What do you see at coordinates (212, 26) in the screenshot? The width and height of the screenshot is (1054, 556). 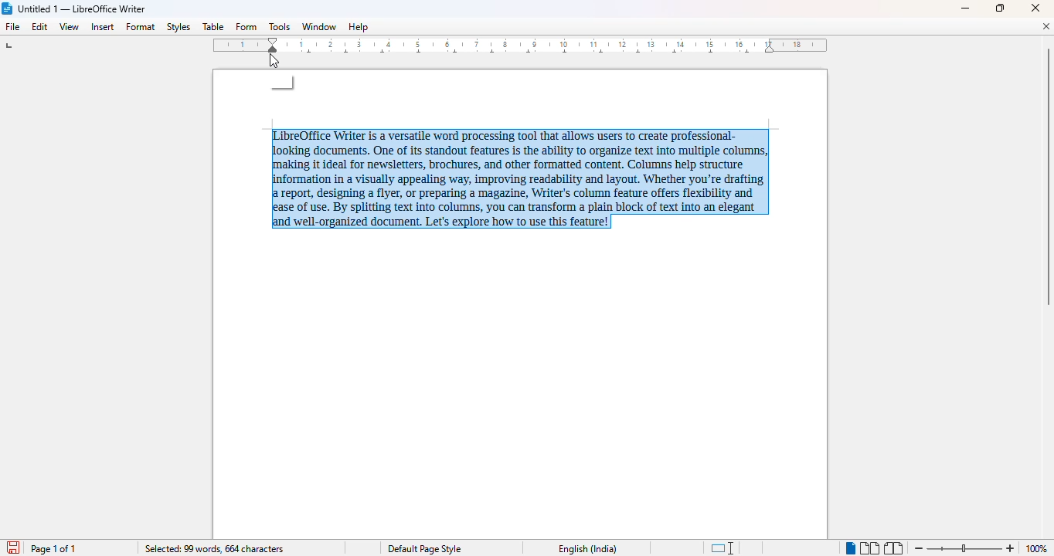 I see `table` at bounding box center [212, 26].